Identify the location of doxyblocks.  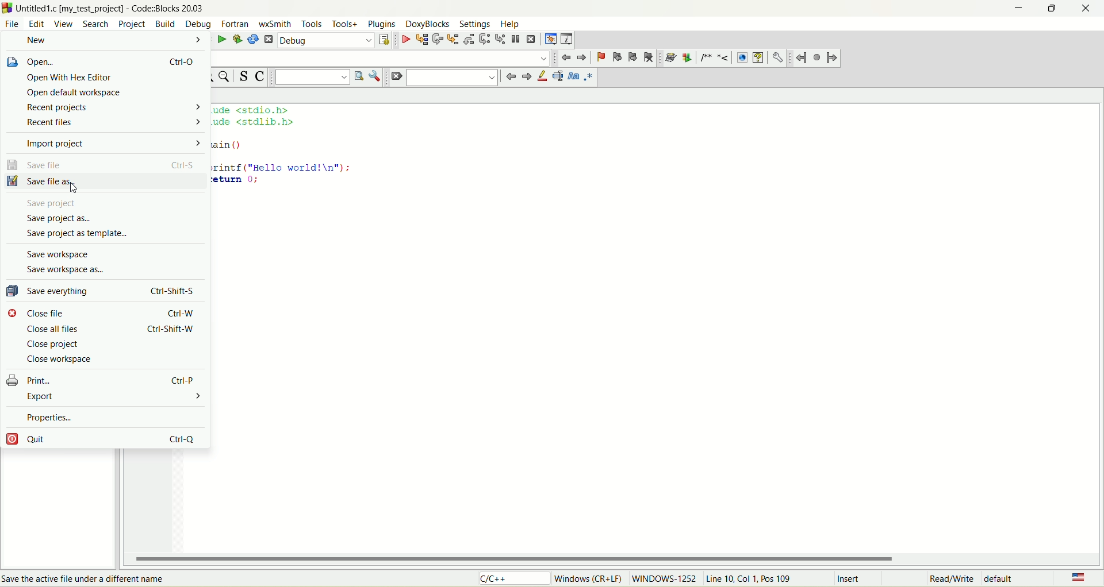
(428, 25).